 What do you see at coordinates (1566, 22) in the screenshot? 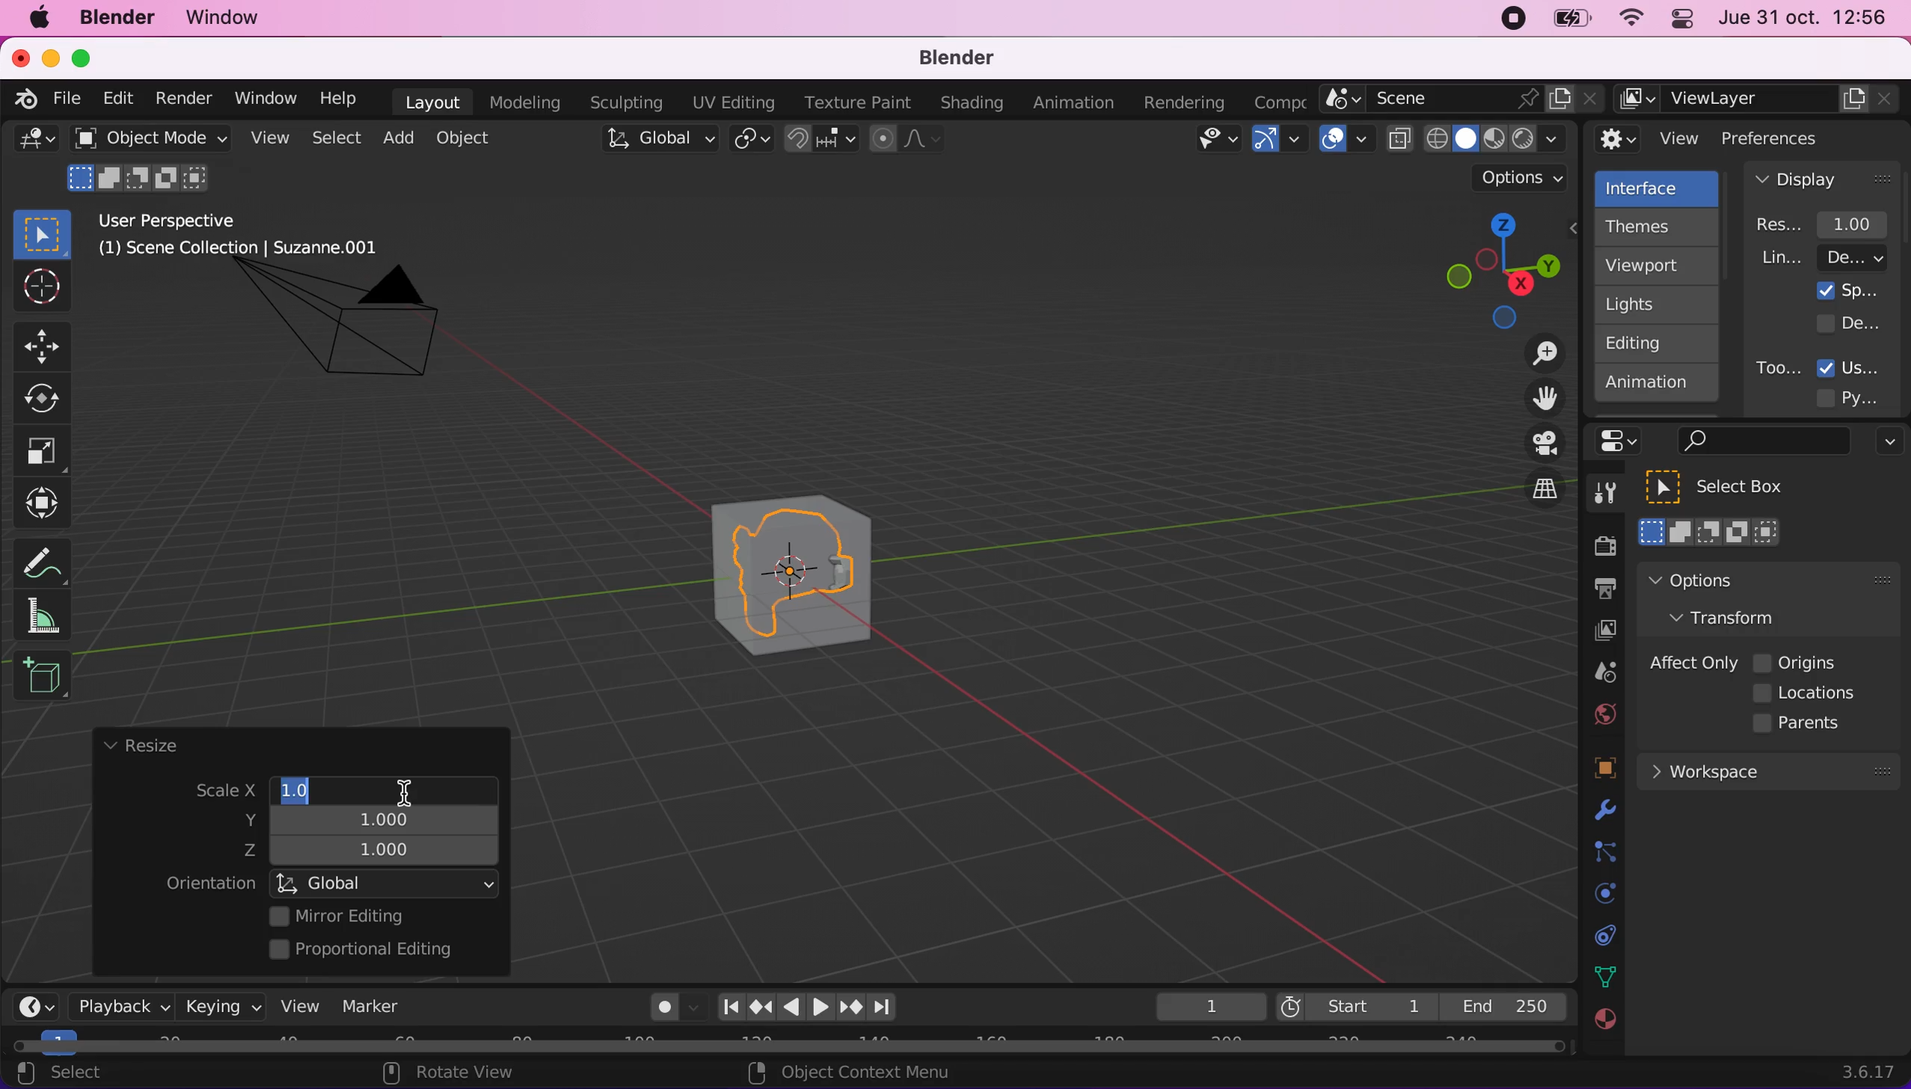
I see `battery` at bounding box center [1566, 22].